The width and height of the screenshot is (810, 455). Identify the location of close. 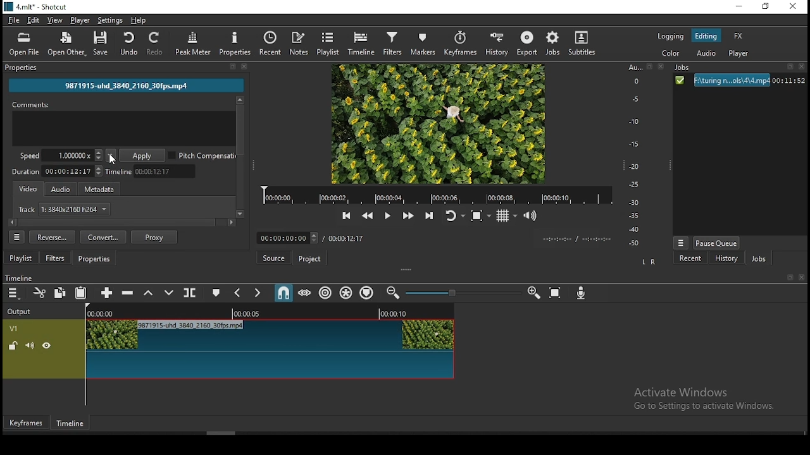
(804, 68).